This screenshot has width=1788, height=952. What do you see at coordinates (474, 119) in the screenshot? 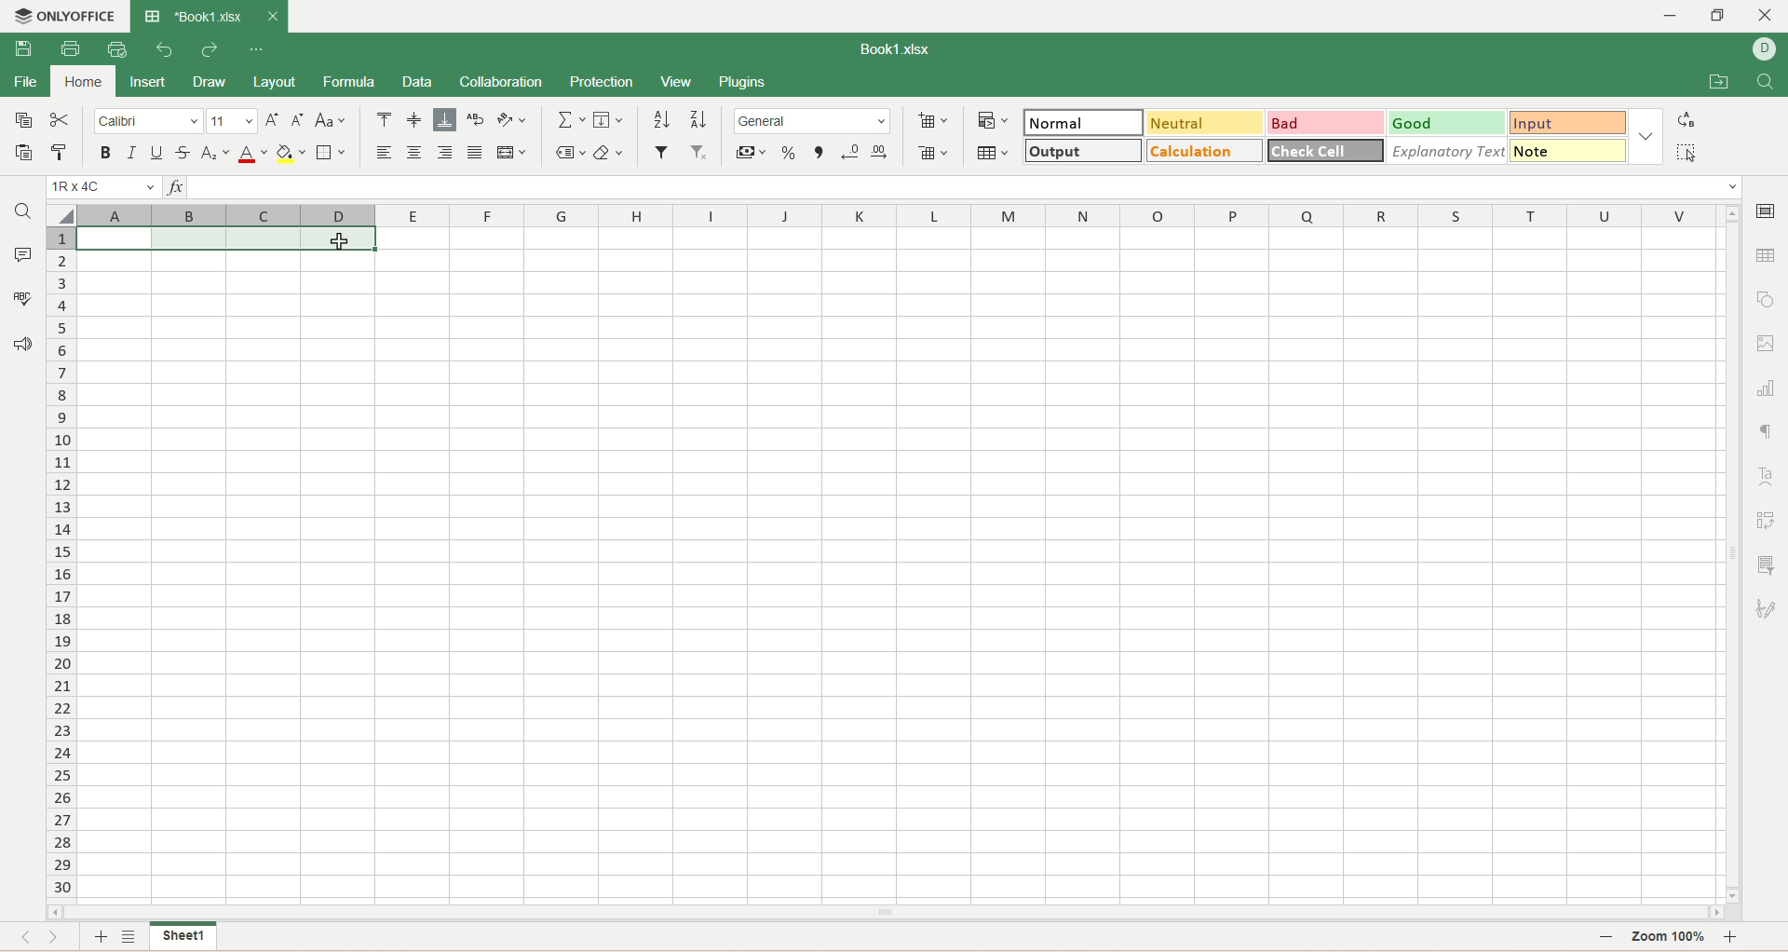
I see `wrap text` at bounding box center [474, 119].